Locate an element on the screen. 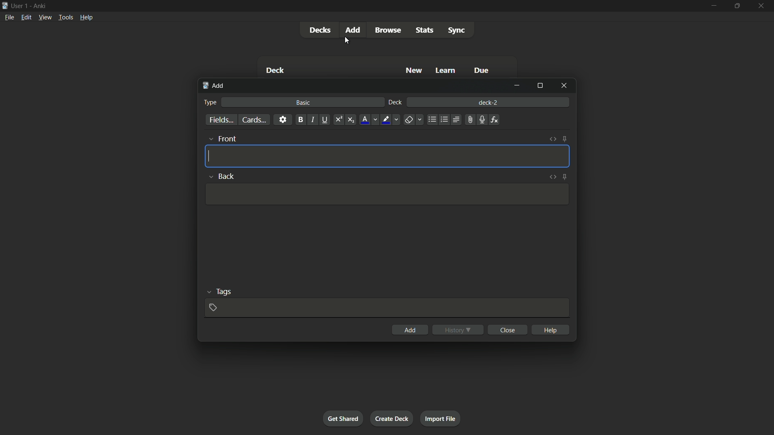 The image size is (774, 435). maximize is located at coordinates (737, 6).